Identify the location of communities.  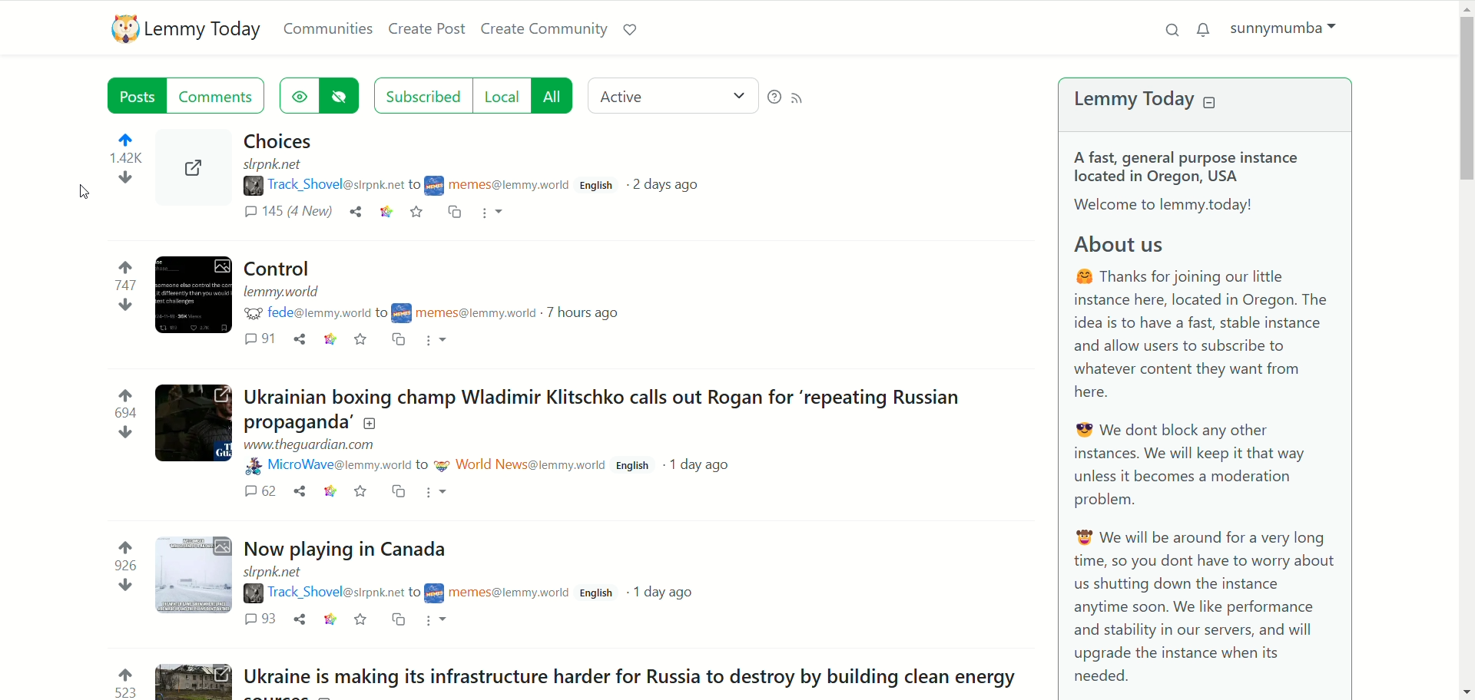
(328, 30).